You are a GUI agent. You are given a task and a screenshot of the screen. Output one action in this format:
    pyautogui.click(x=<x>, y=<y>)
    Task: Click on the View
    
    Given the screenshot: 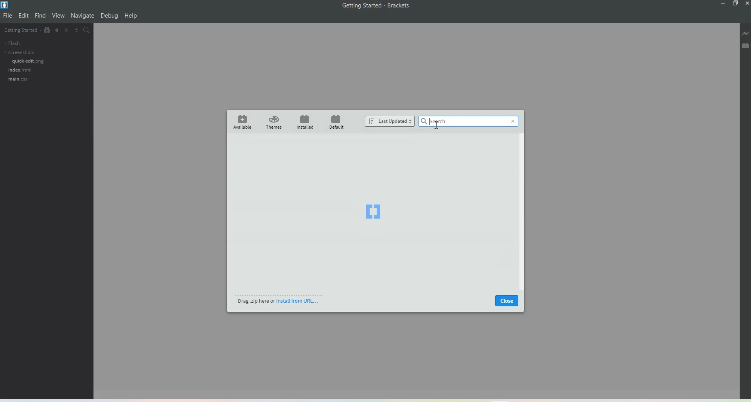 What is the action you would take?
    pyautogui.click(x=59, y=16)
    